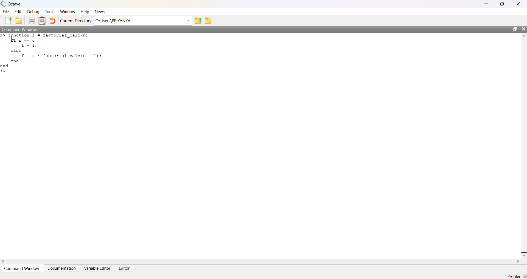 The width and height of the screenshot is (527, 279). I want to click on Profiler, so click(516, 276).